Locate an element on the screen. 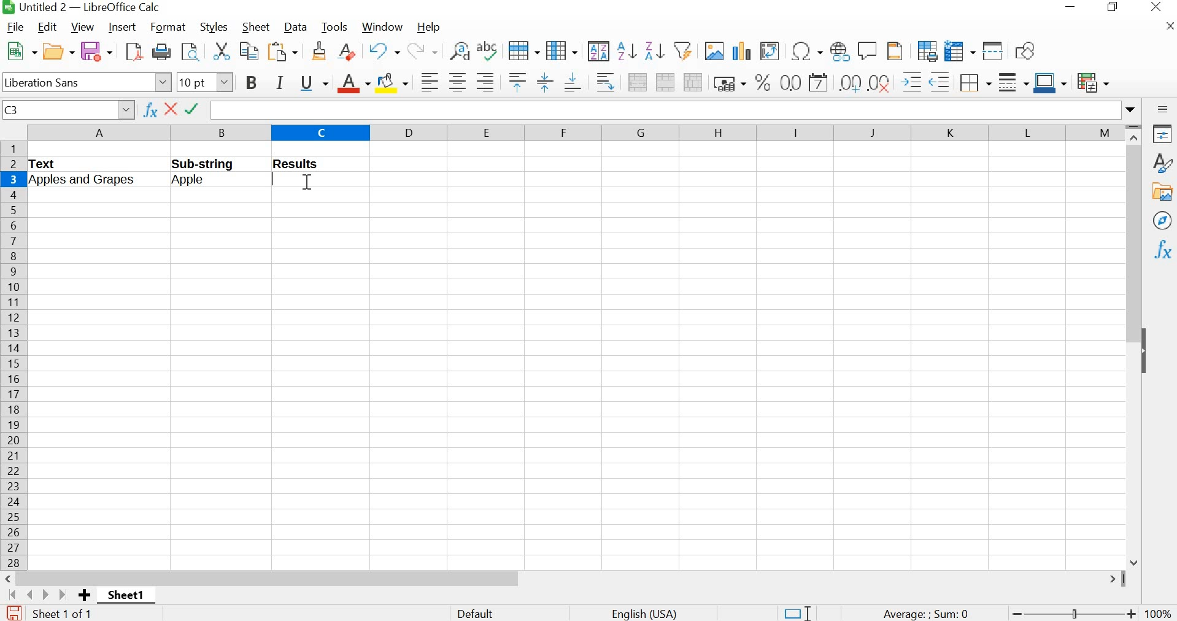 The width and height of the screenshot is (1177, 621). cells is located at coordinates (574, 382).